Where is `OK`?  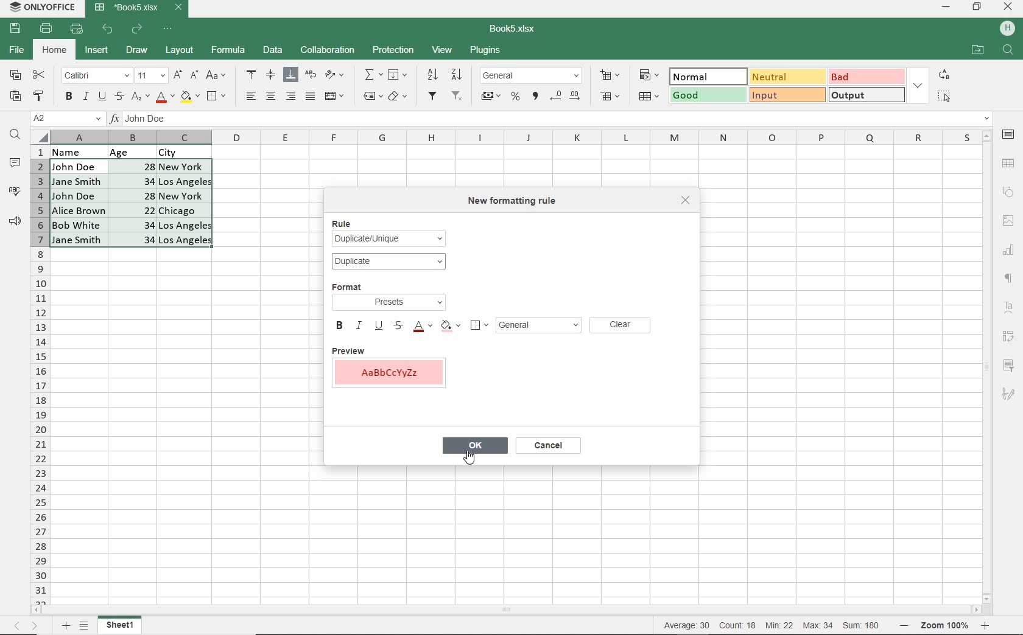 OK is located at coordinates (474, 446).